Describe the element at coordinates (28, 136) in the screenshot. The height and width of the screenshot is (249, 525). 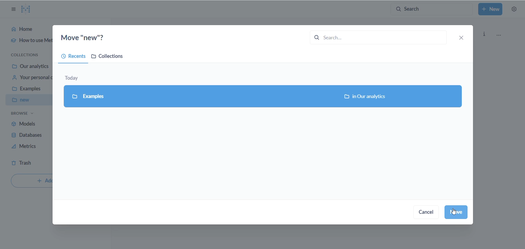
I see `databases` at that location.